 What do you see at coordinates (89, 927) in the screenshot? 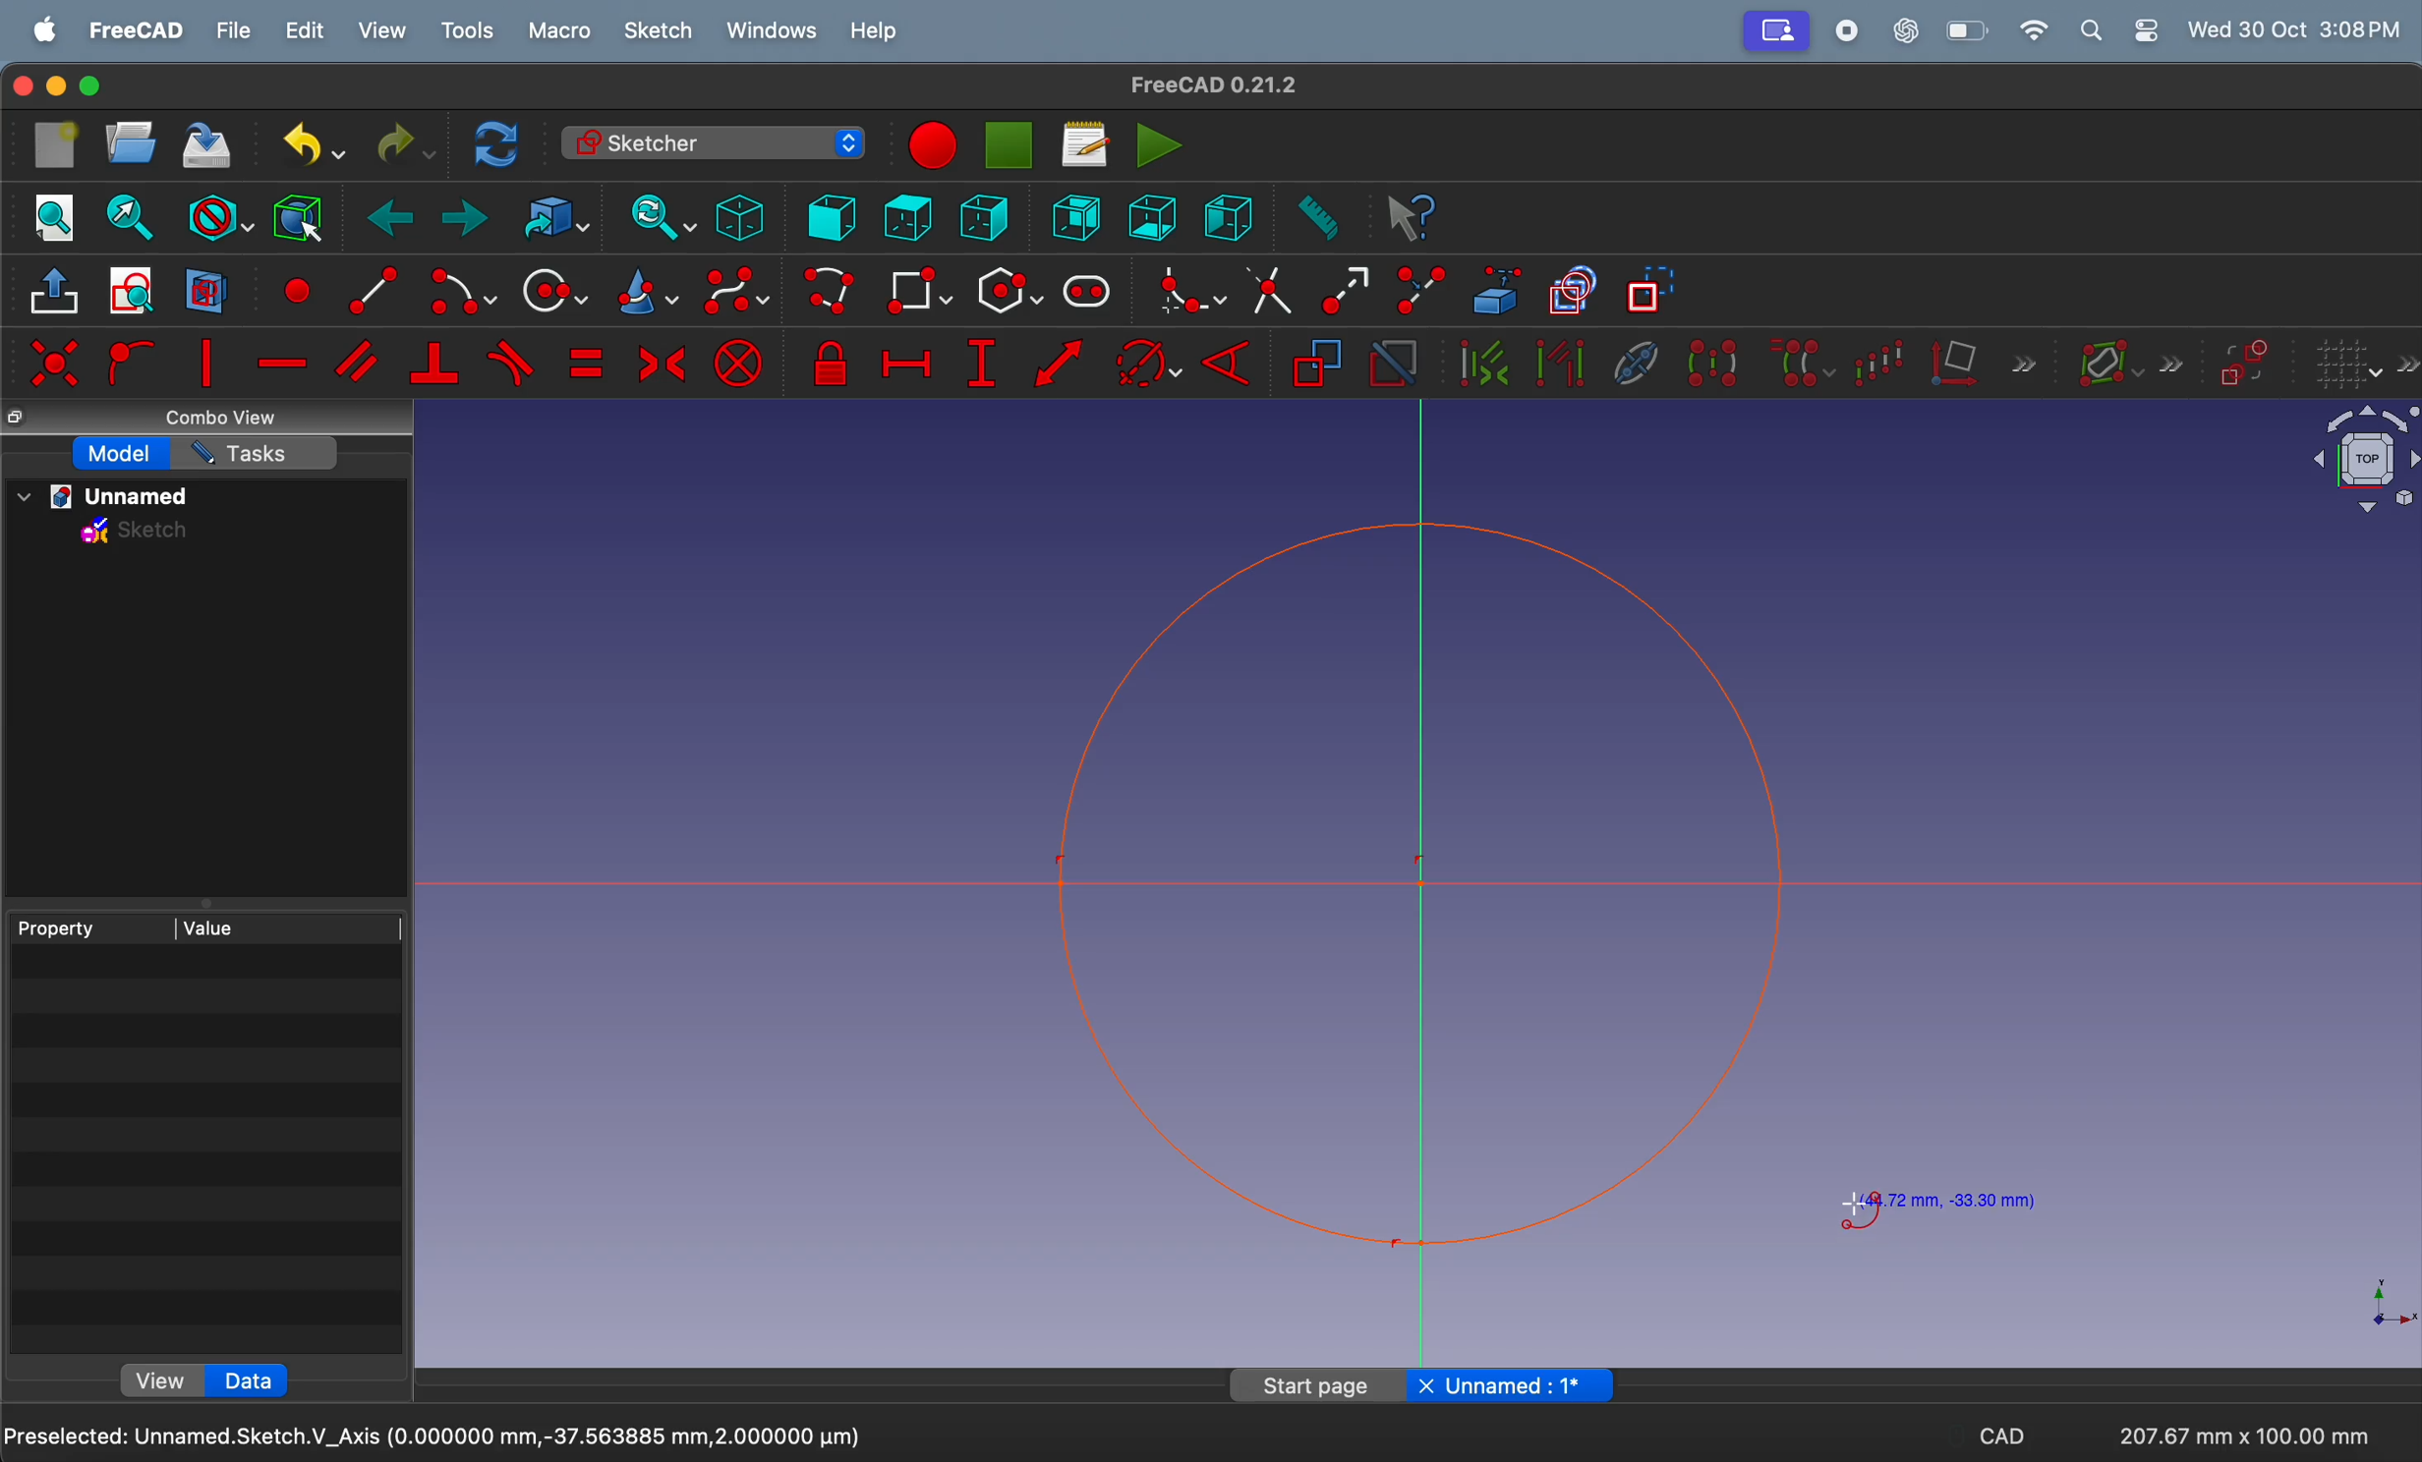
I see `property` at bounding box center [89, 927].